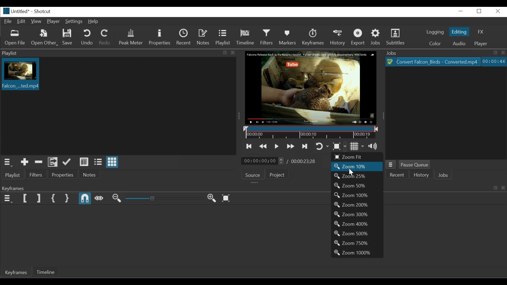  What do you see at coordinates (24, 162) in the screenshot?
I see `Add the Source to the playlist` at bounding box center [24, 162].